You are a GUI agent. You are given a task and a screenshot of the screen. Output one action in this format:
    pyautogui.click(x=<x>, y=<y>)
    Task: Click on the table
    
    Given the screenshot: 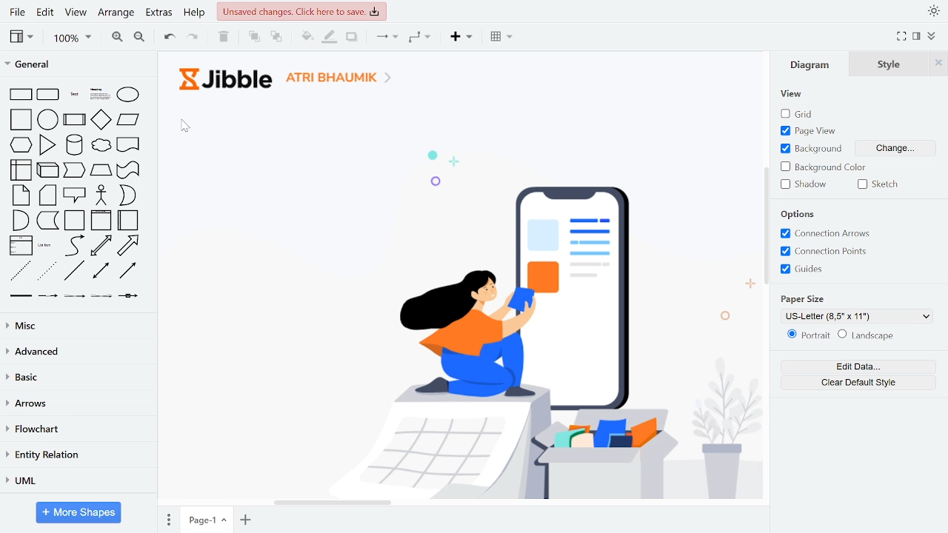 What is the action you would take?
    pyautogui.click(x=501, y=37)
    